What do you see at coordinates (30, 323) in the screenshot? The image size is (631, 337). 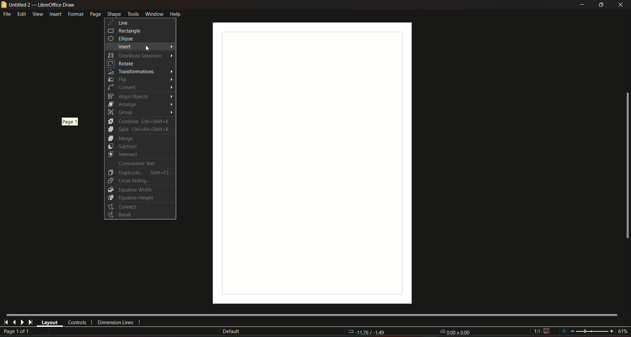 I see `last page` at bounding box center [30, 323].